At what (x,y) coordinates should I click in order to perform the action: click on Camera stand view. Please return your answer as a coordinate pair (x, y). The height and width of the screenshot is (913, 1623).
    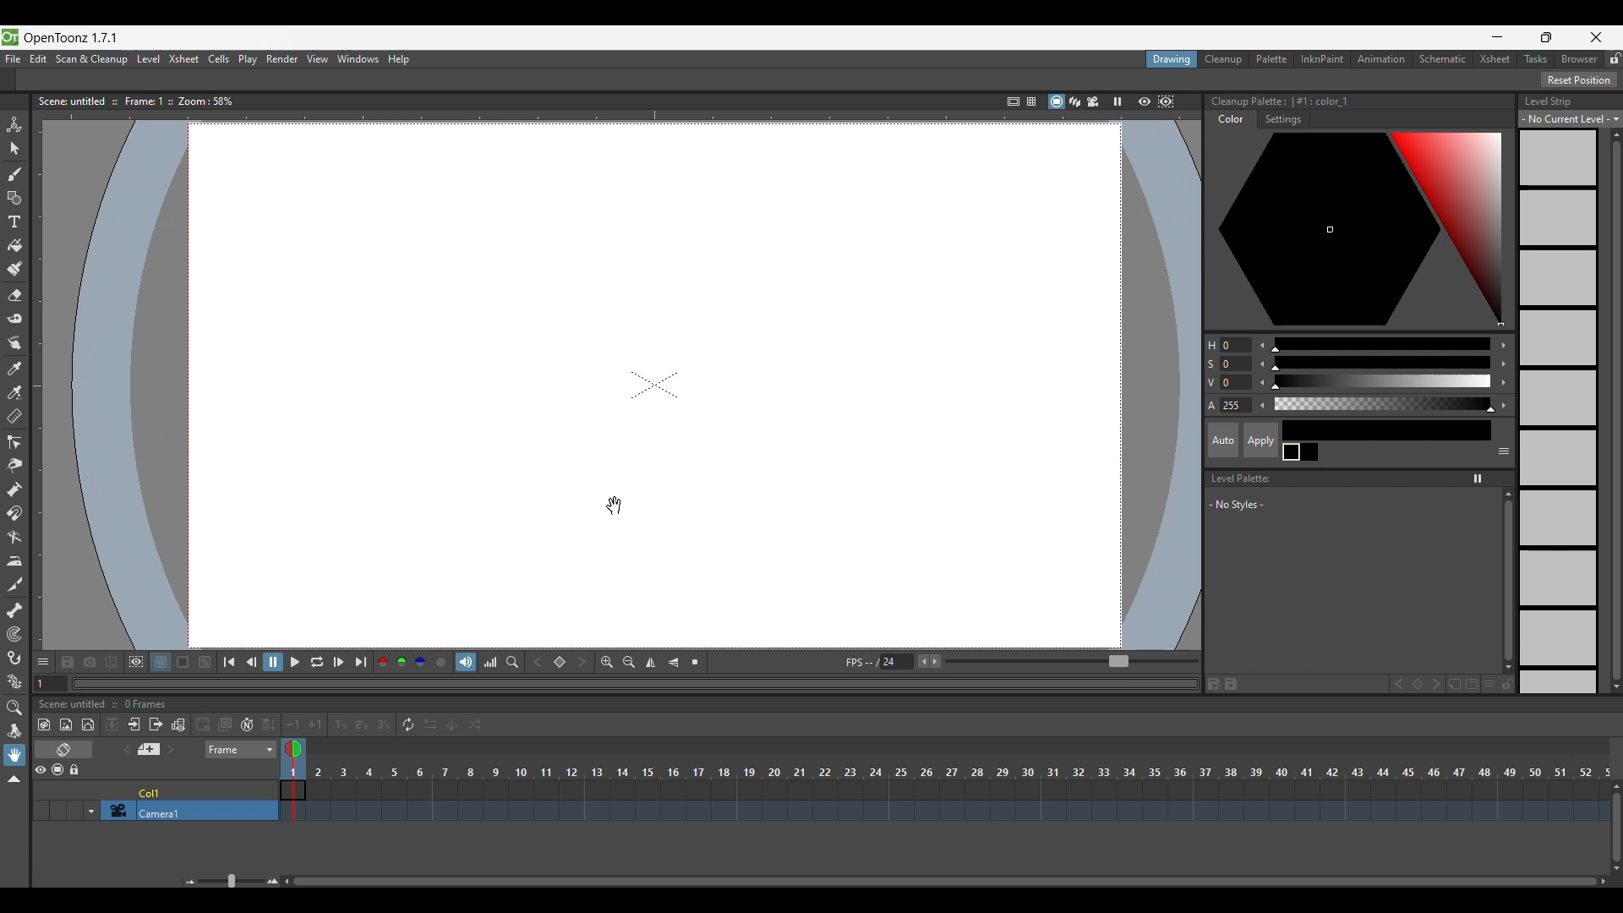
    Looking at the image, I should click on (1052, 101).